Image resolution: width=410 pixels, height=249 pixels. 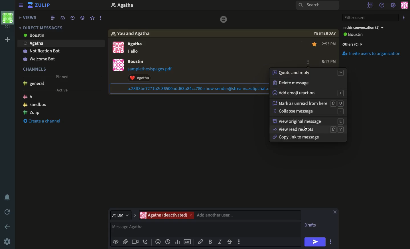 What do you see at coordinates (59, 26) in the screenshot?
I see `Inbox` at bounding box center [59, 26].